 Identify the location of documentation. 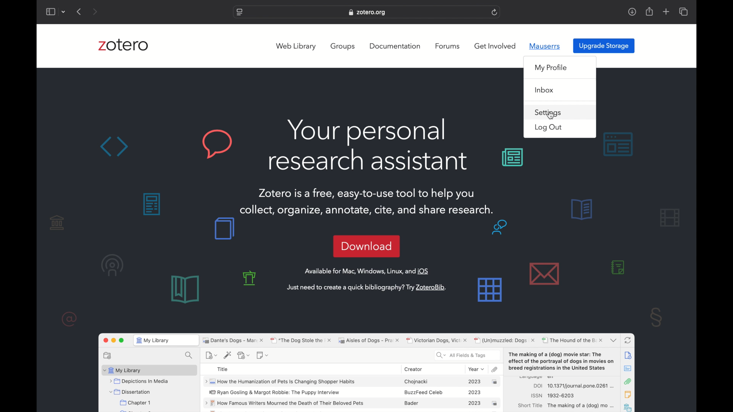
(396, 46).